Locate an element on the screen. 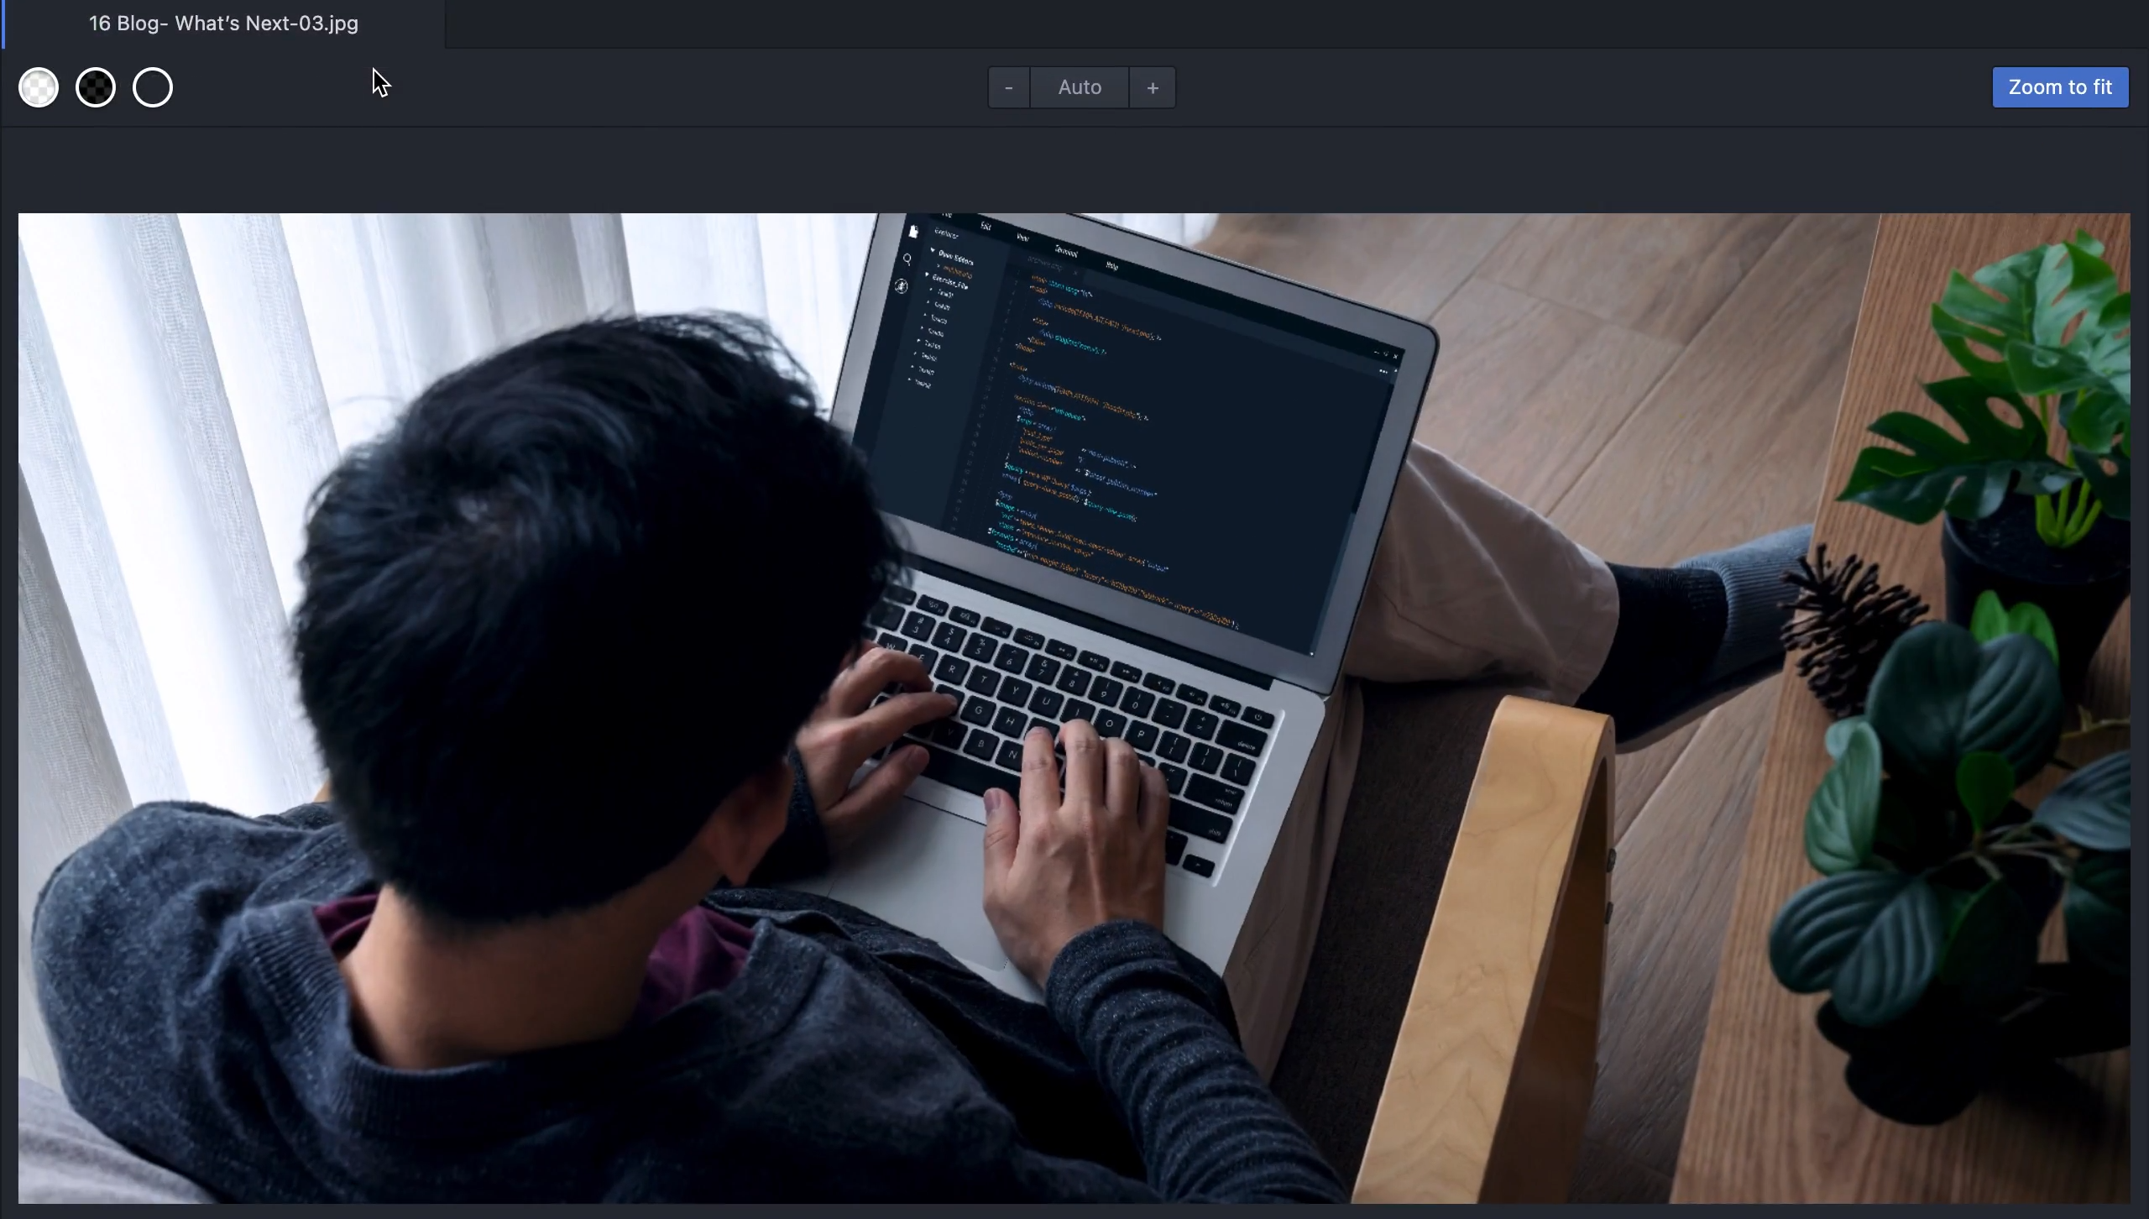 This screenshot has height=1219, width=2149. cursor is located at coordinates (383, 81).